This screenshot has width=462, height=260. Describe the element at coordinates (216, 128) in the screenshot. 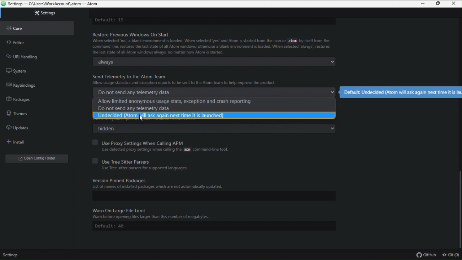

I see `hidden` at that location.